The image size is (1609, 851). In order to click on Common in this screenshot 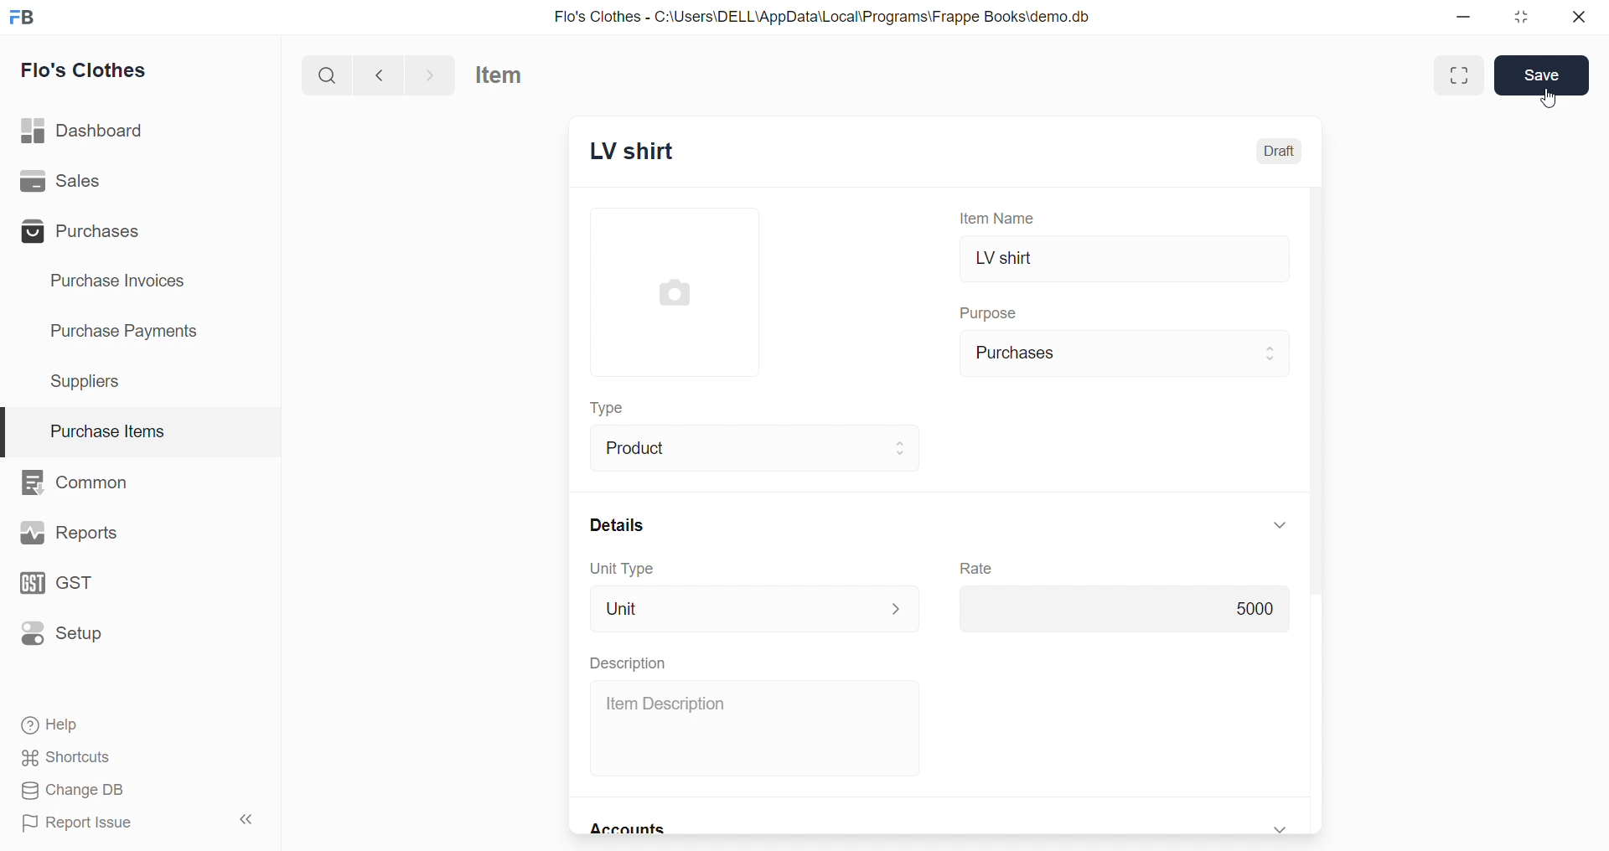, I will do `click(84, 481)`.